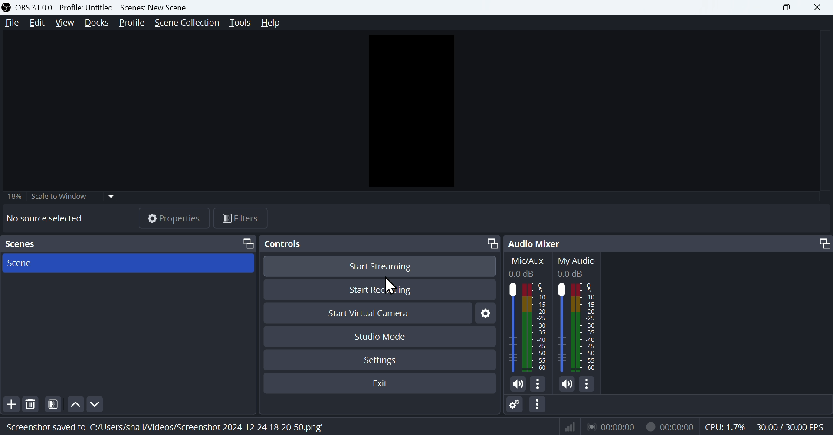  I want to click on Help, so click(272, 24).